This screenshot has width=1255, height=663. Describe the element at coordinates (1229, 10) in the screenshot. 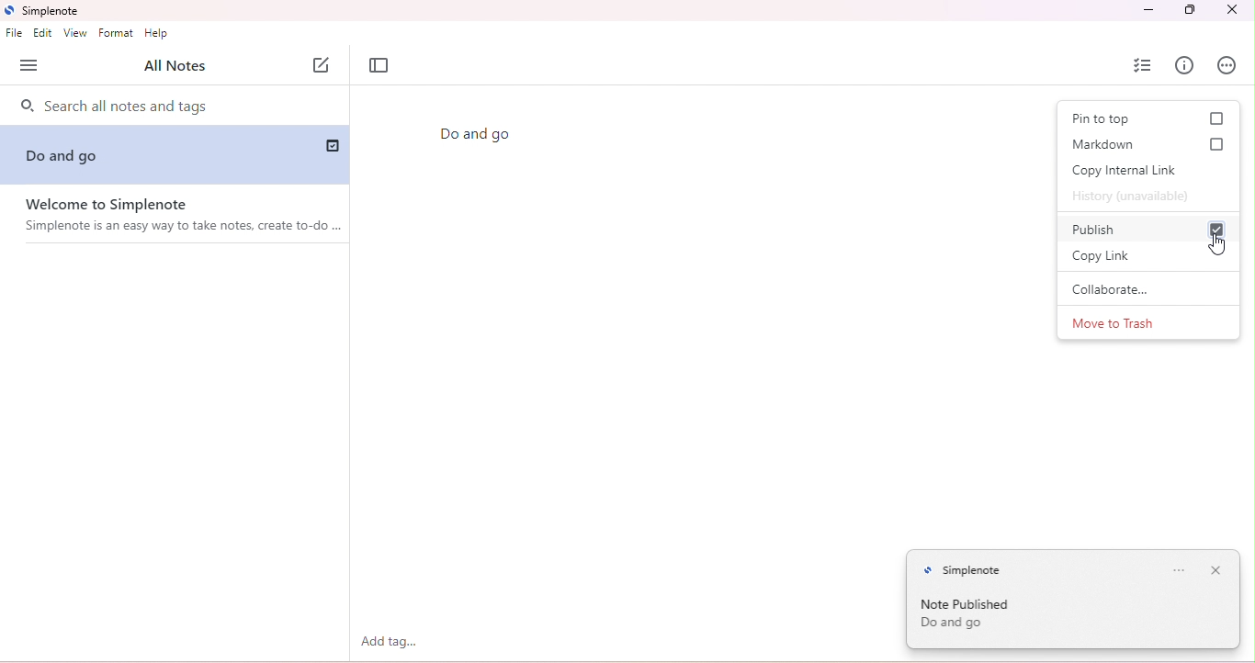

I see `close` at that location.